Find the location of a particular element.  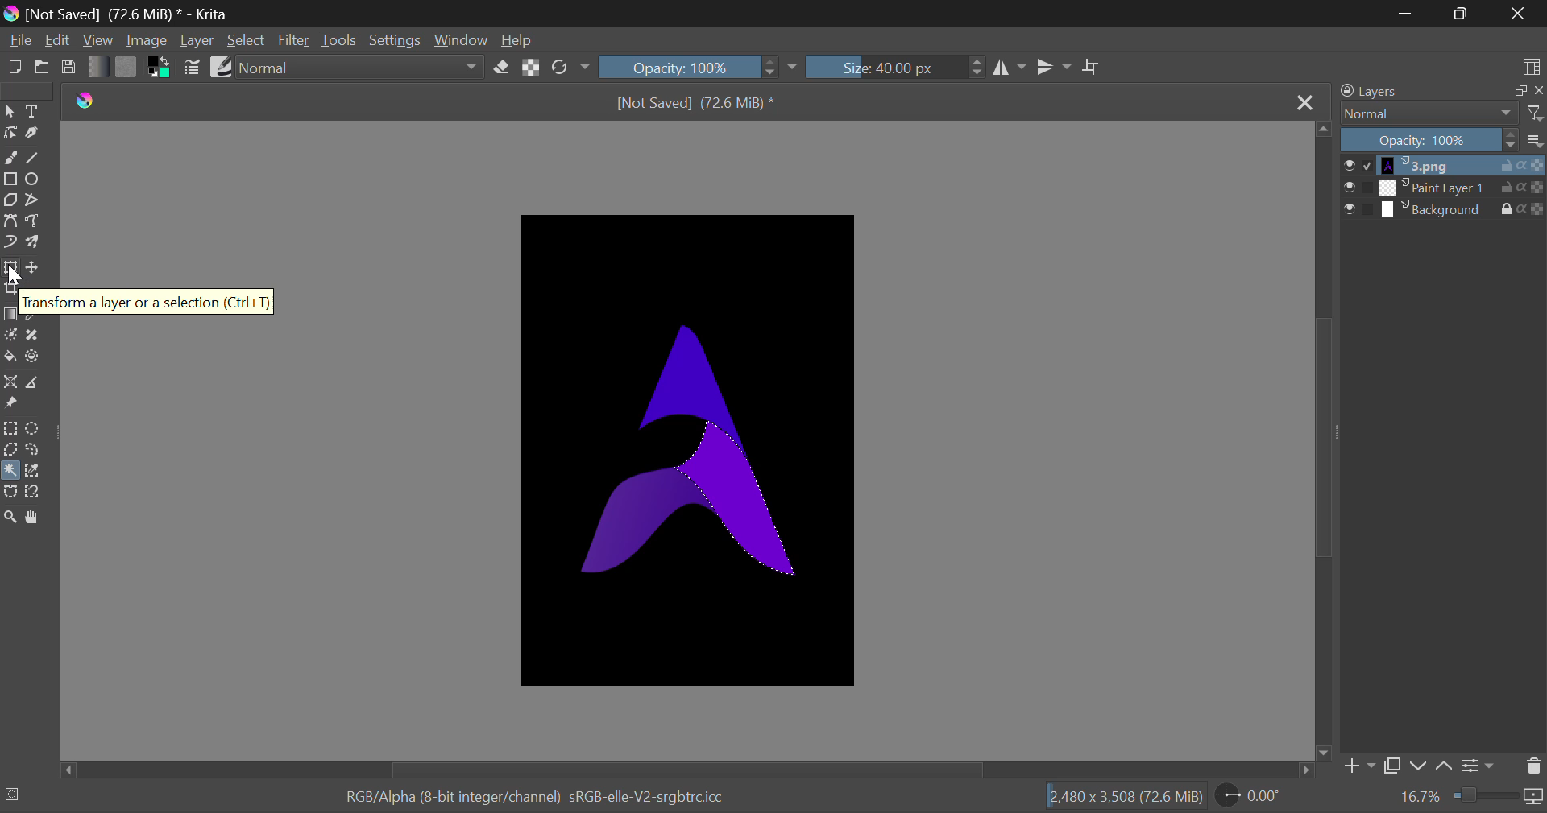

Layers Docker Tab is located at coordinates (1376, 92).